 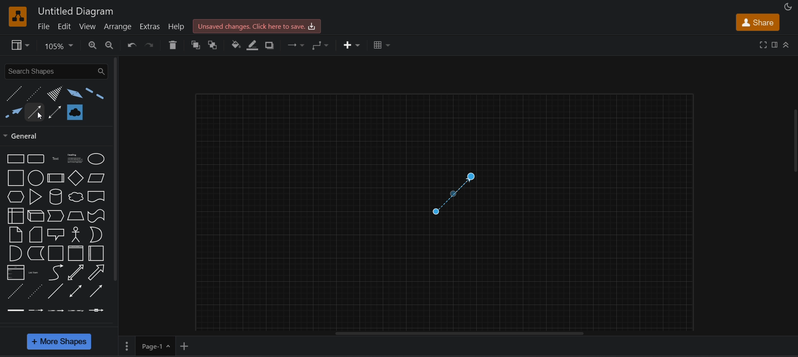 What do you see at coordinates (37, 159) in the screenshot?
I see `rounded rectangle` at bounding box center [37, 159].